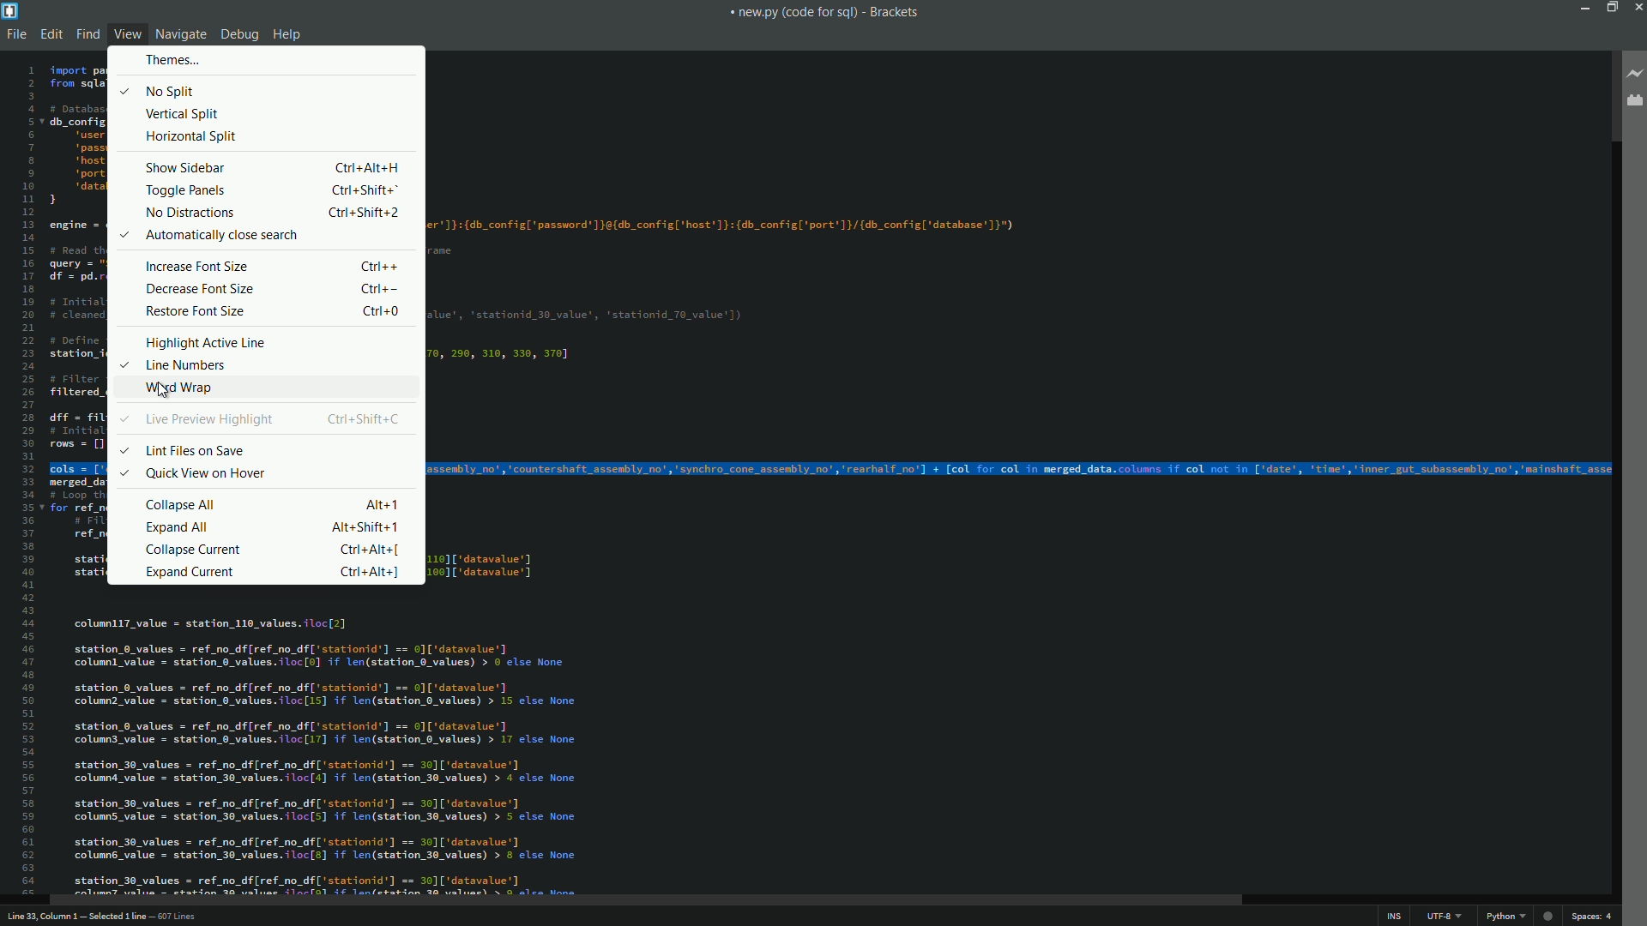 The height and width of the screenshot is (926, 1647). Describe the element at coordinates (17, 34) in the screenshot. I see `file menu` at that location.